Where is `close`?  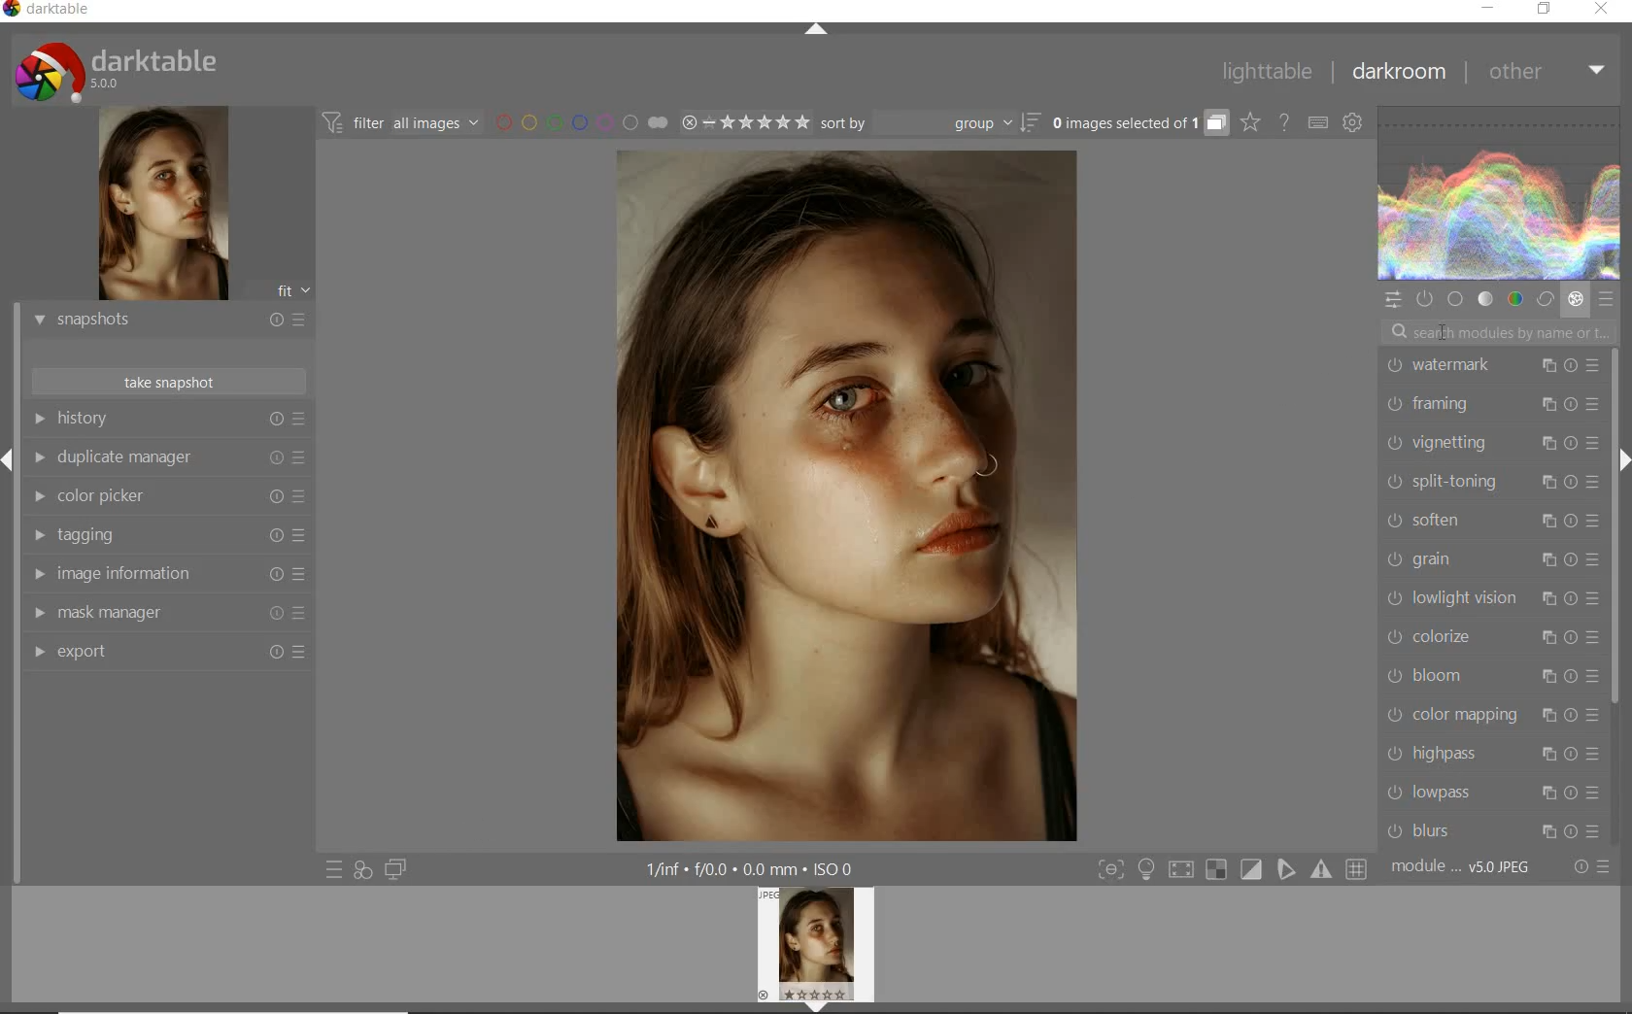
close is located at coordinates (1603, 11).